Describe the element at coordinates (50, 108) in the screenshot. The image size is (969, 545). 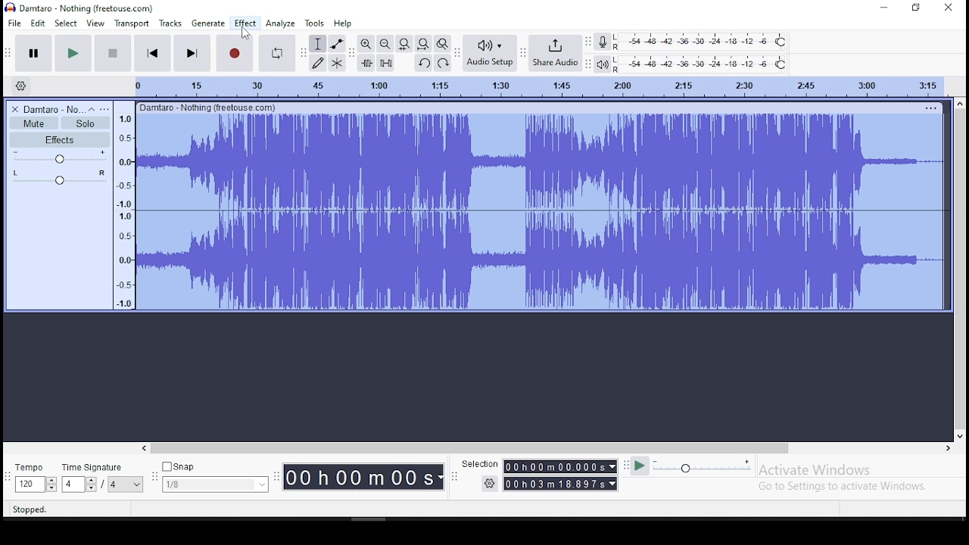
I see `audio track name` at that location.